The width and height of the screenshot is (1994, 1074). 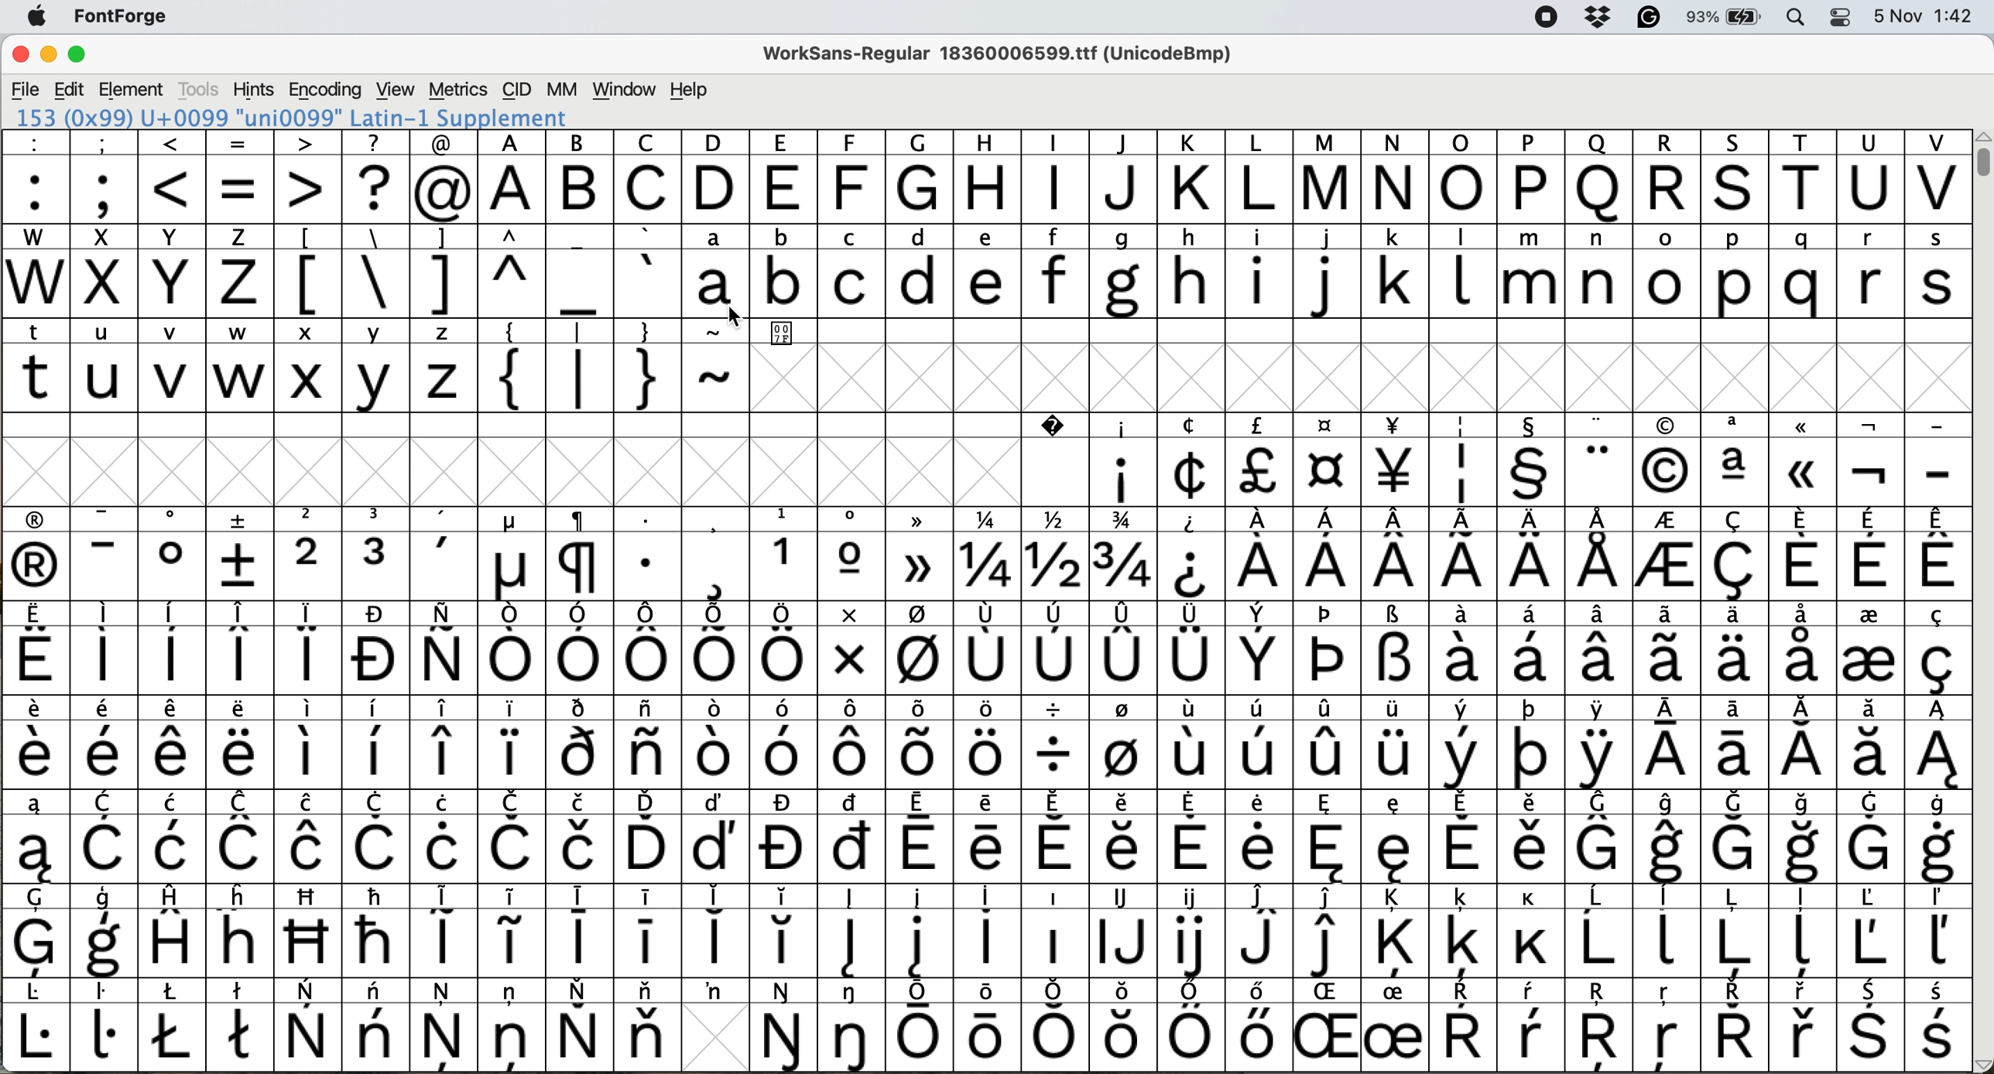 I want to click on symbol, so click(x=581, y=553).